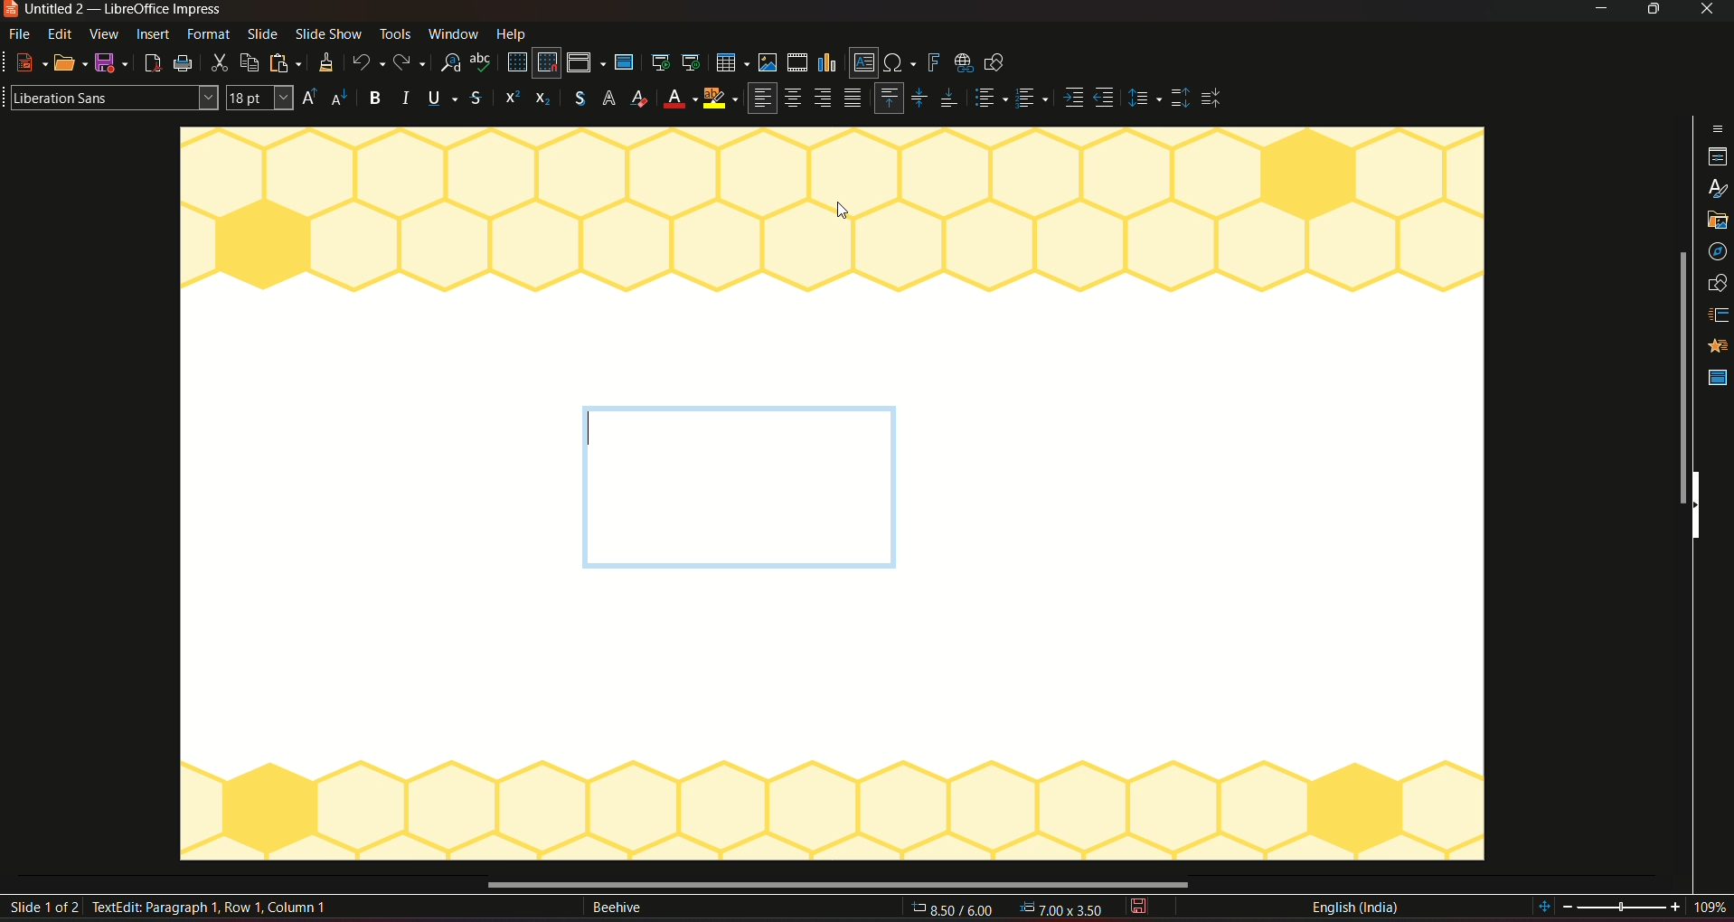 Image resolution: width=1734 pixels, height=922 pixels. What do you see at coordinates (155, 909) in the screenshot?
I see `create text frame` at bounding box center [155, 909].